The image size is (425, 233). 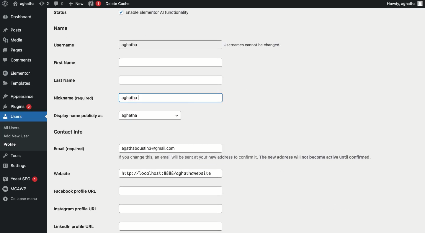 I want to click on Facebook profile URL, so click(x=140, y=192).